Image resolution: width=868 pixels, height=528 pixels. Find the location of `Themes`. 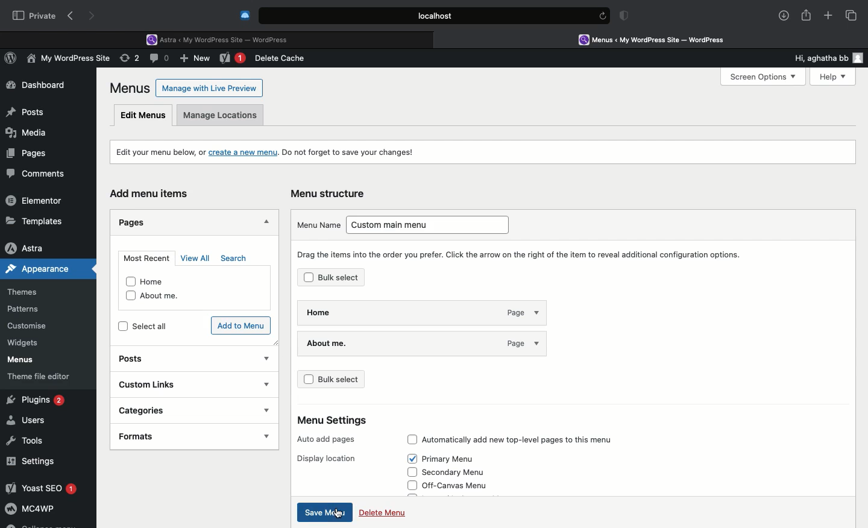

Themes is located at coordinates (31, 292).